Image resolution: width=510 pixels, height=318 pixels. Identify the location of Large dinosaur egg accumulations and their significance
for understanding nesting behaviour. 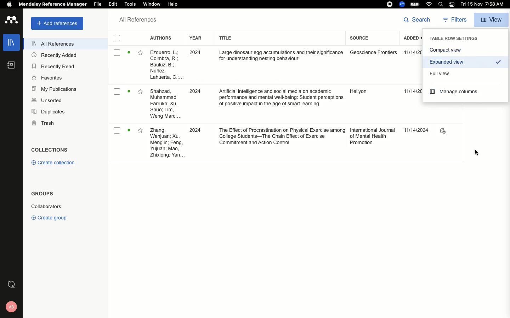
(281, 56).